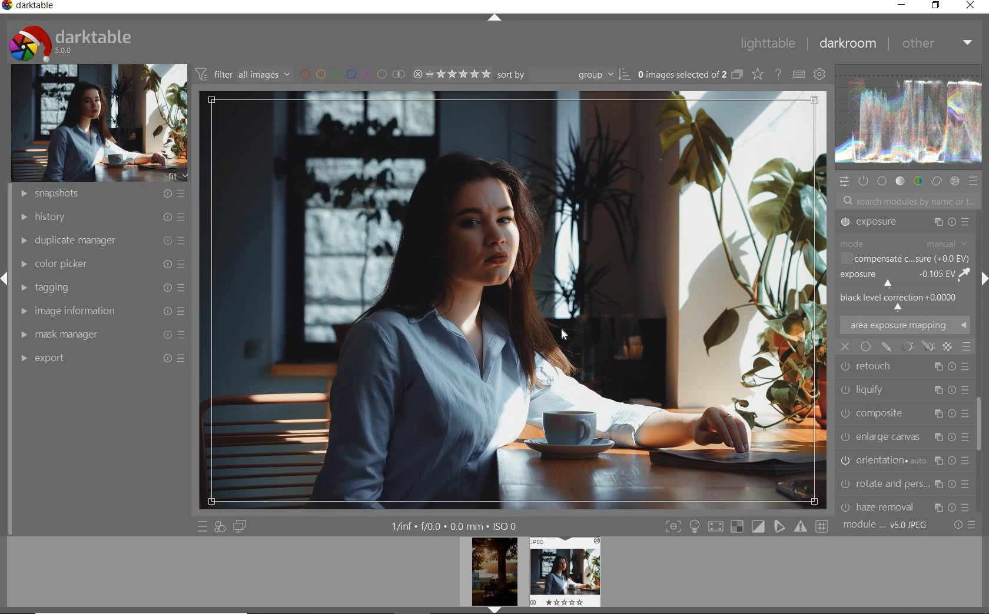 This screenshot has height=614, width=989. Describe the element at coordinates (99, 311) in the screenshot. I see `IMAGE INFORMATION` at that location.